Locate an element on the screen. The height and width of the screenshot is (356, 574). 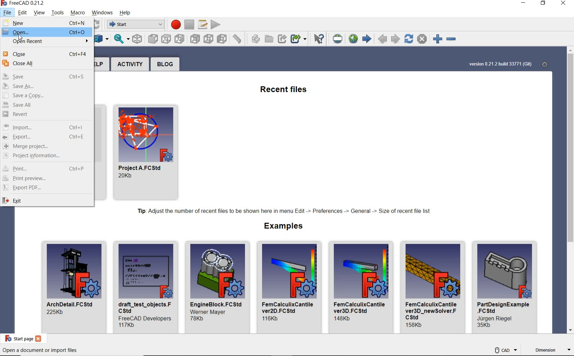
image is located at coordinates (505, 271).